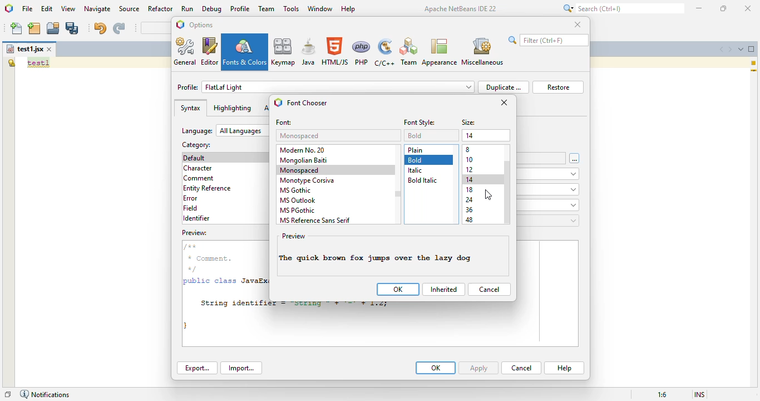  Describe the element at coordinates (549, 40) in the screenshot. I see `search` at that location.